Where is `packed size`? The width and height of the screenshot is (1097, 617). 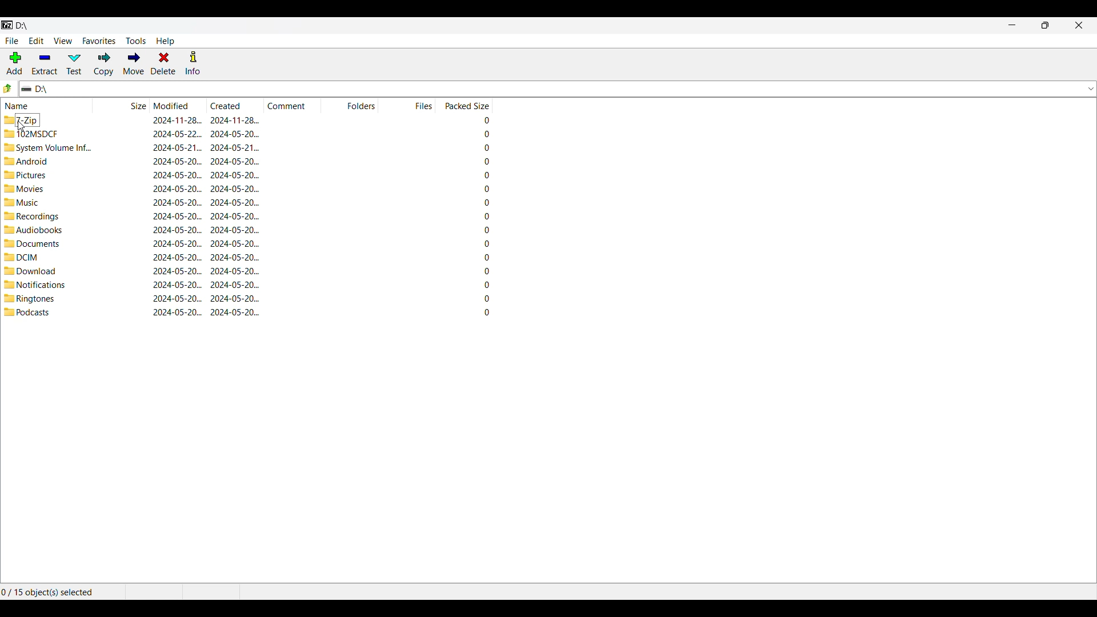 packed size is located at coordinates (485, 175).